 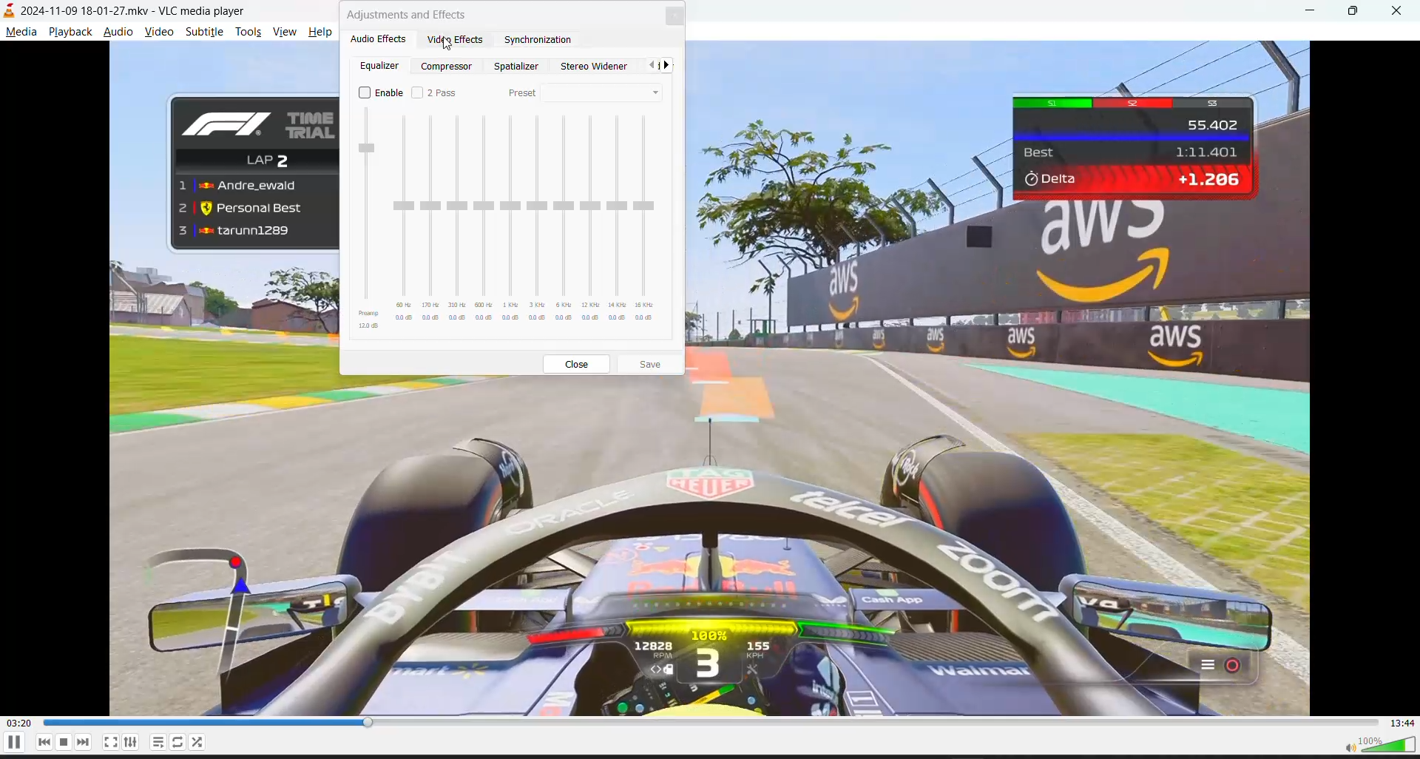 I want to click on slider, so click(x=430, y=216).